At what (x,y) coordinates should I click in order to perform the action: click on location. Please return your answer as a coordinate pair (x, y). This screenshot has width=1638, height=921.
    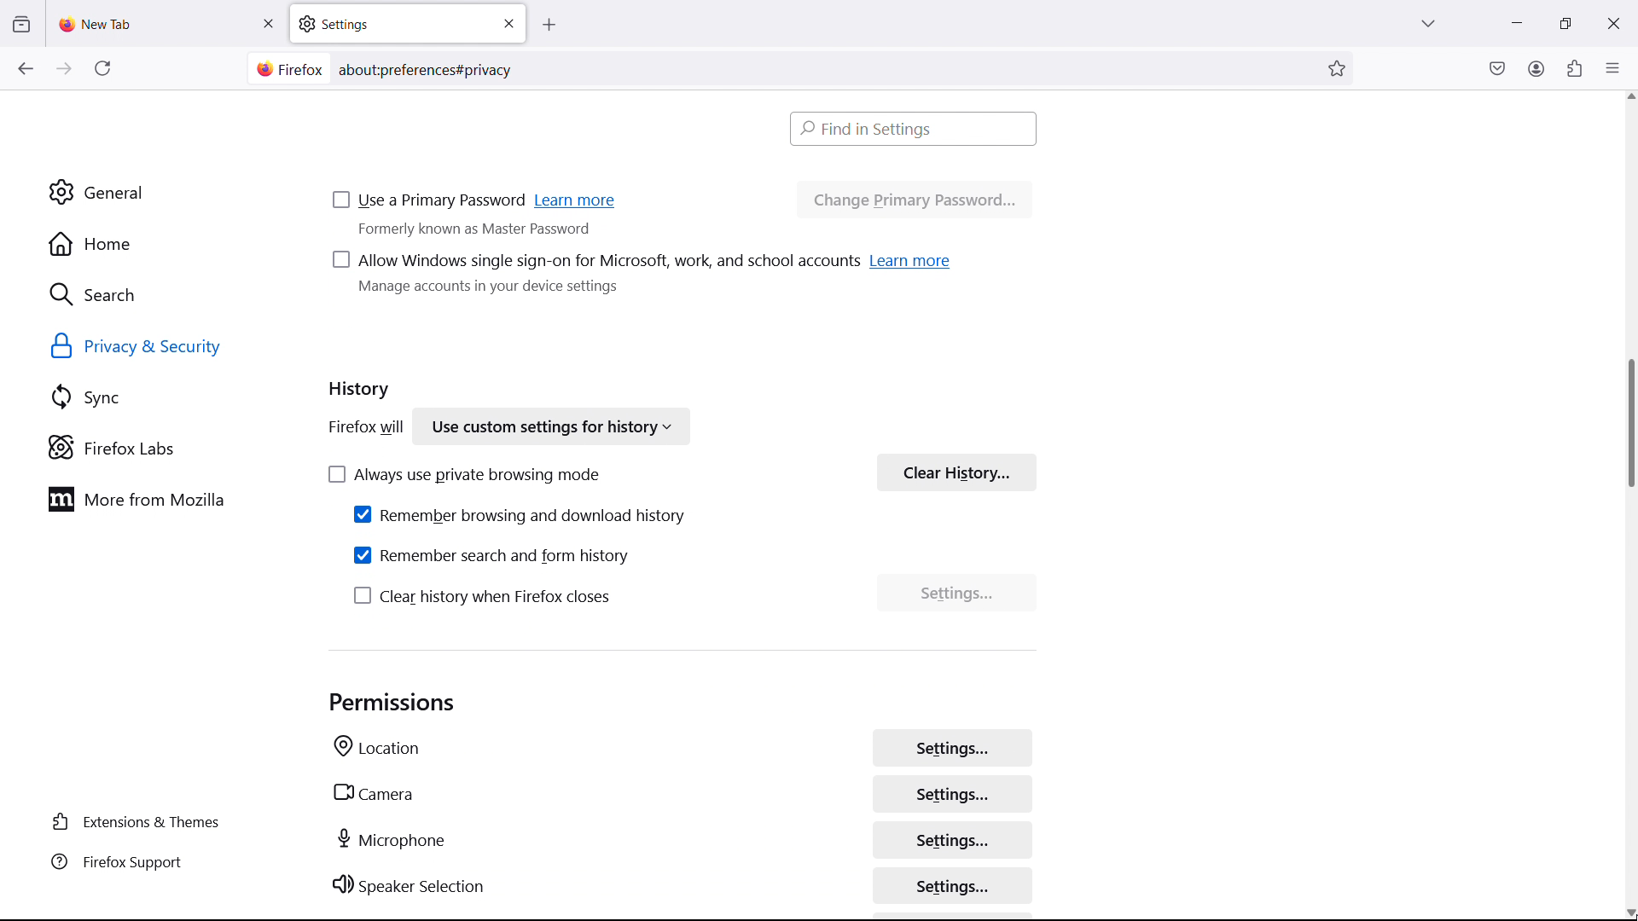
    Looking at the image, I should click on (377, 747).